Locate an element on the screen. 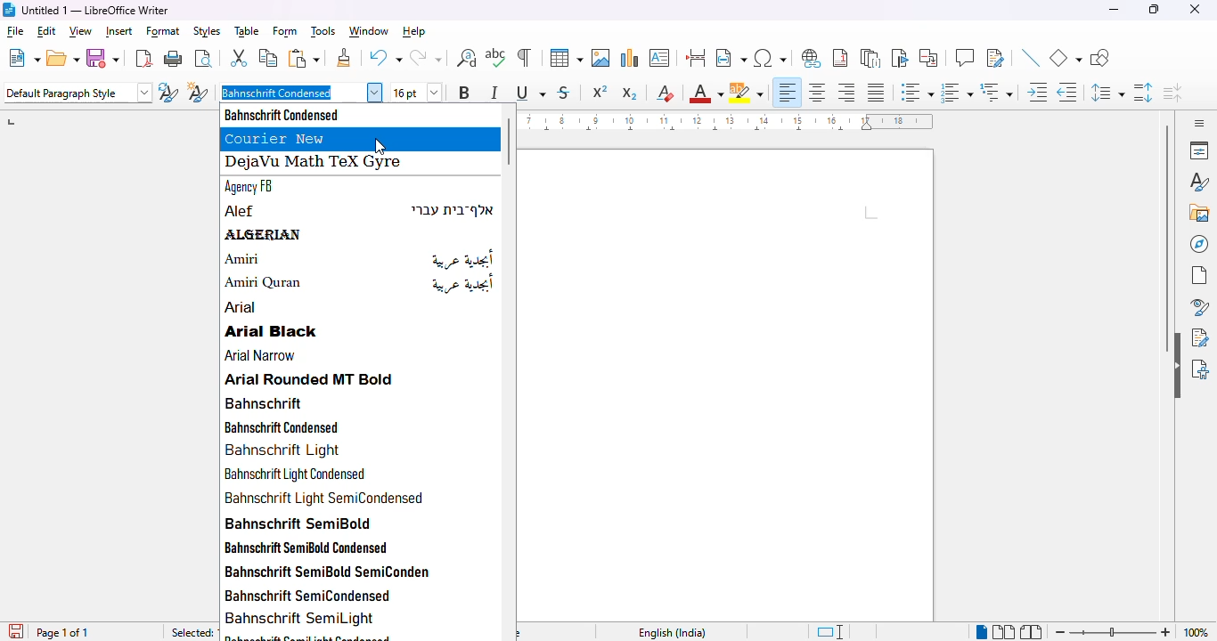  page is located at coordinates (1200, 275).